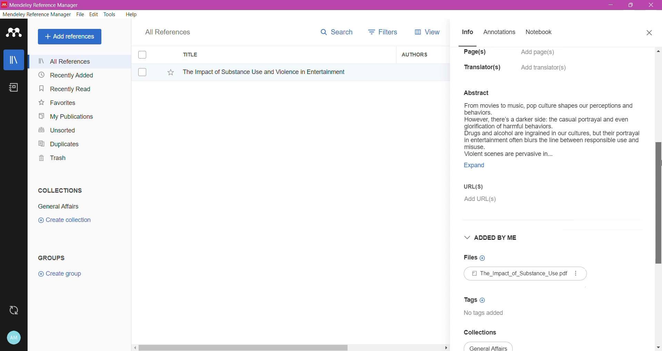  Describe the element at coordinates (631, 6) in the screenshot. I see `Restore Down` at that location.